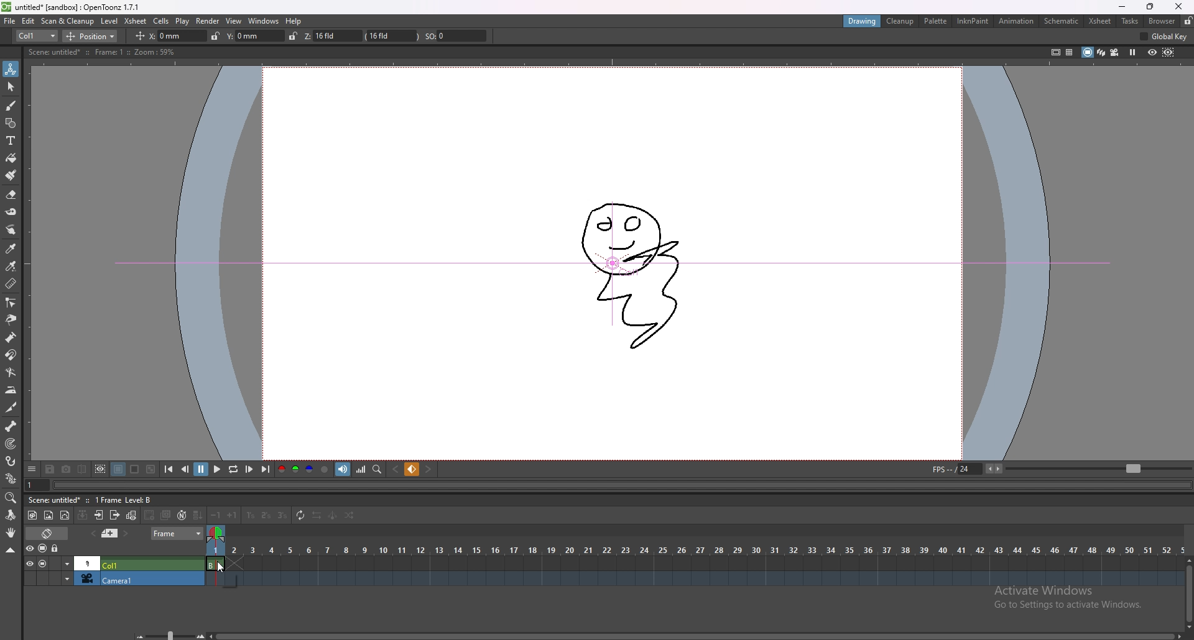 The height and width of the screenshot is (640, 1194). I want to click on file, so click(10, 21).